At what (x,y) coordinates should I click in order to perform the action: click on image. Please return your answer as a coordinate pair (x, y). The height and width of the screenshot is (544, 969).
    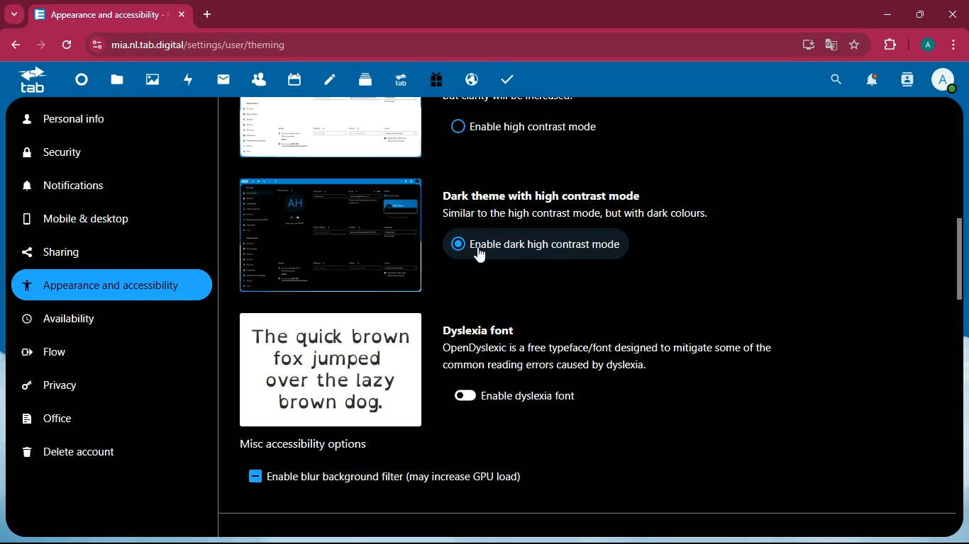
    Looking at the image, I should click on (325, 236).